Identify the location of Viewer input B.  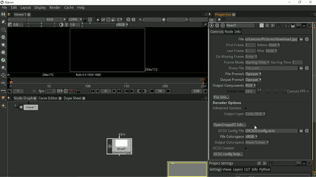
(186, 19).